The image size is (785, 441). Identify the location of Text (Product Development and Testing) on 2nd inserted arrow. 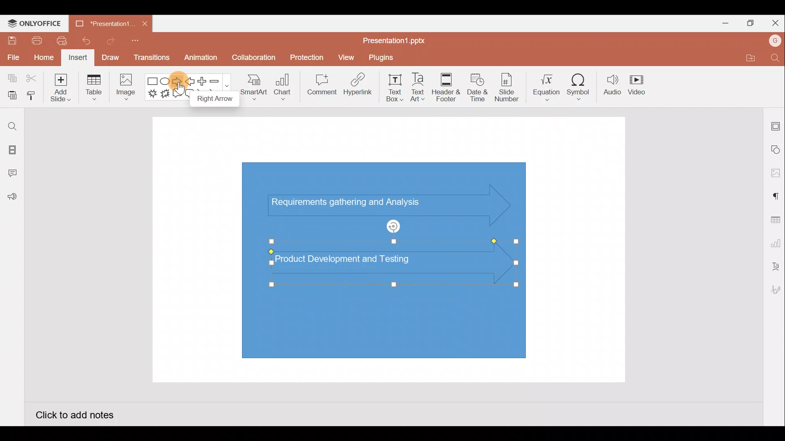
(351, 258).